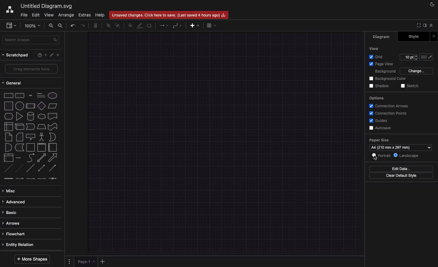 The image size is (438, 267). I want to click on Search shapes, so click(31, 40).